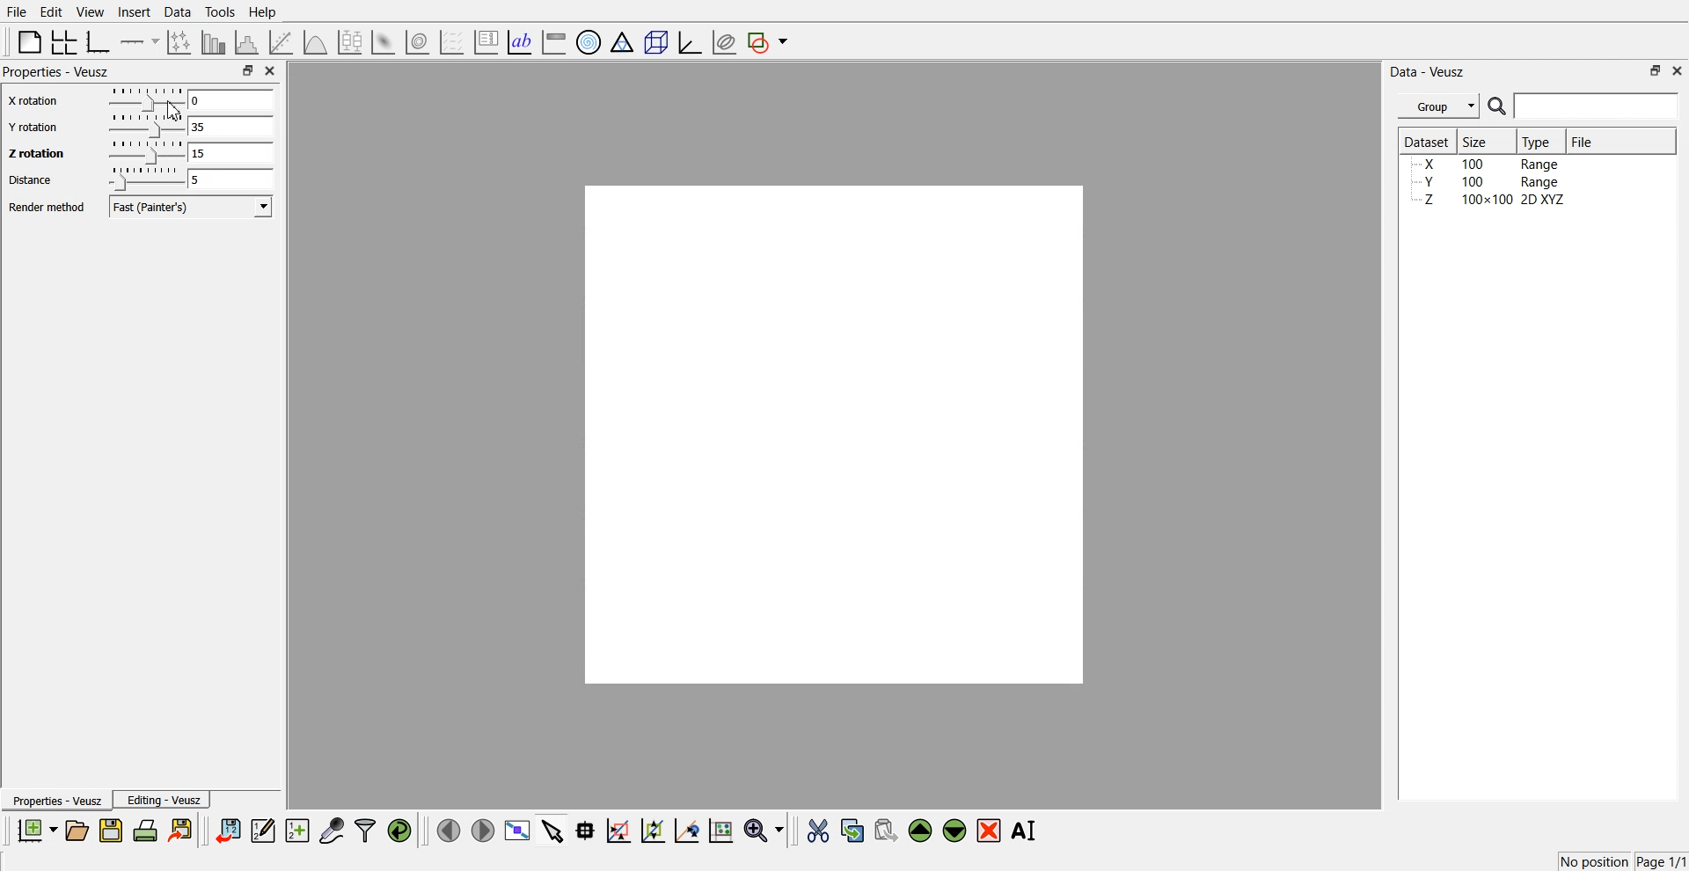 Image resolution: width=1689 pixels, height=871 pixels. What do you see at coordinates (55, 800) in the screenshot?
I see `Properties - Veusz` at bounding box center [55, 800].